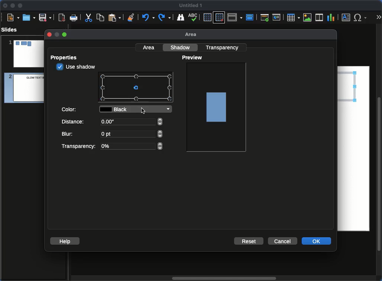 The width and height of the screenshot is (382, 281). Describe the element at coordinates (207, 18) in the screenshot. I see `Display grid` at that location.